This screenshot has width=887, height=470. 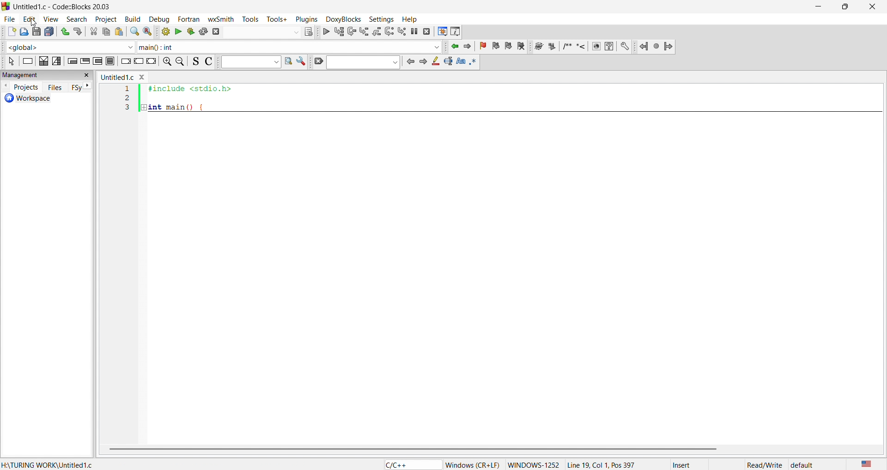 I want to click on run, so click(x=178, y=31).